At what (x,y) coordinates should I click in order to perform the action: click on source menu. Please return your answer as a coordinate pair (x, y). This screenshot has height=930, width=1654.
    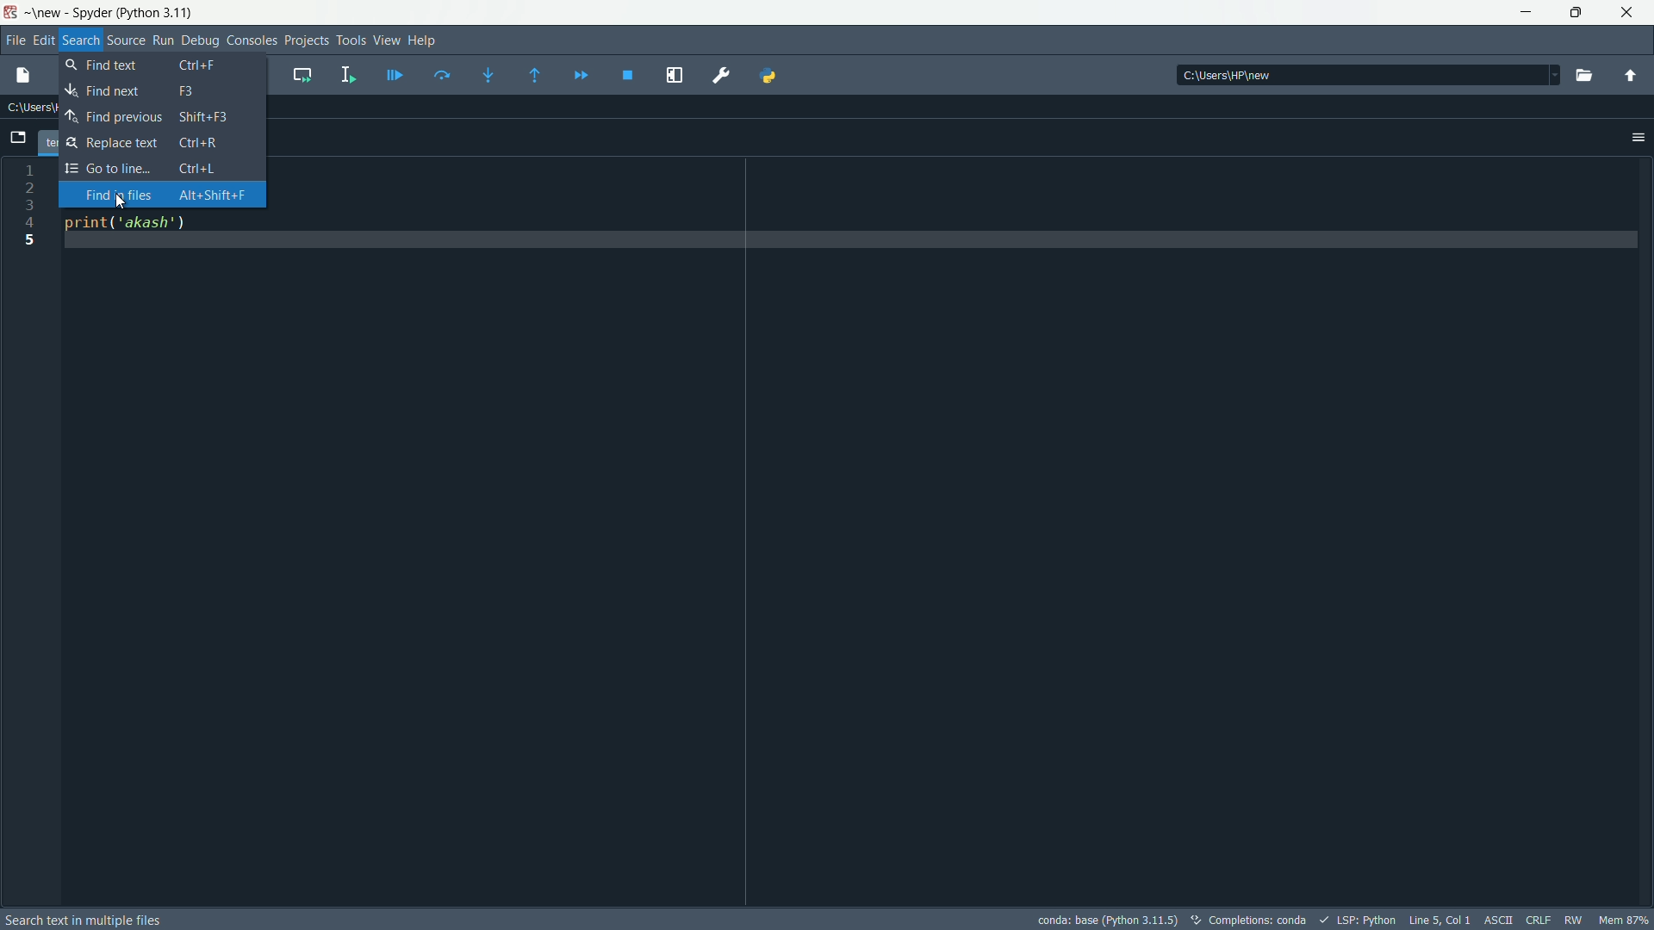
    Looking at the image, I should click on (122, 41).